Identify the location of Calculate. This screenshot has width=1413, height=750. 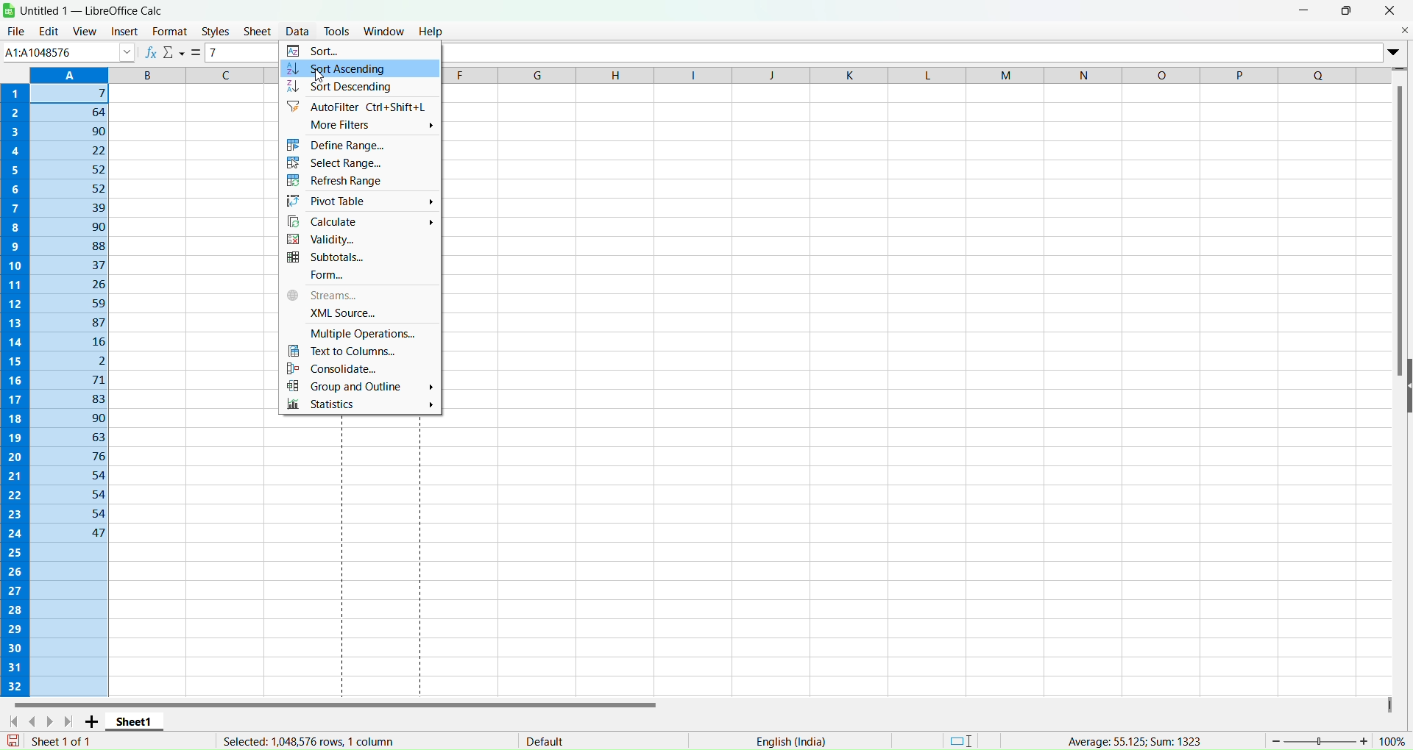
(359, 222).